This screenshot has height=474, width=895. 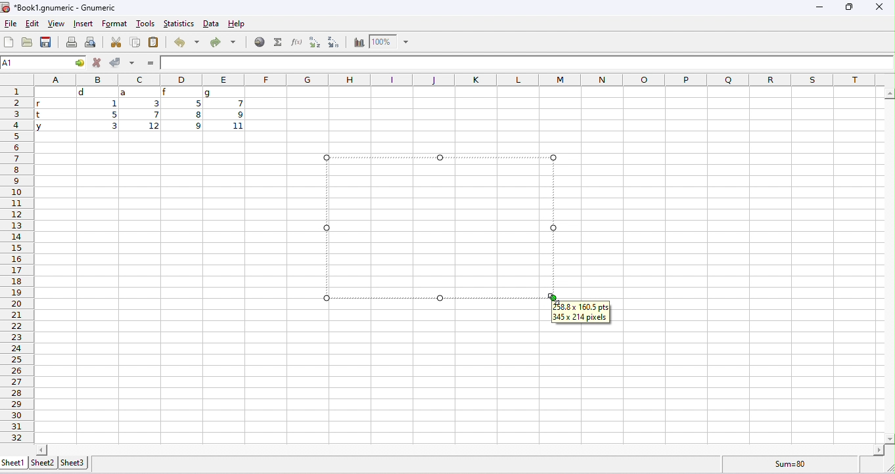 What do you see at coordinates (13, 462) in the screenshot?
I see `sheet1` at bounding box center [13, 462].